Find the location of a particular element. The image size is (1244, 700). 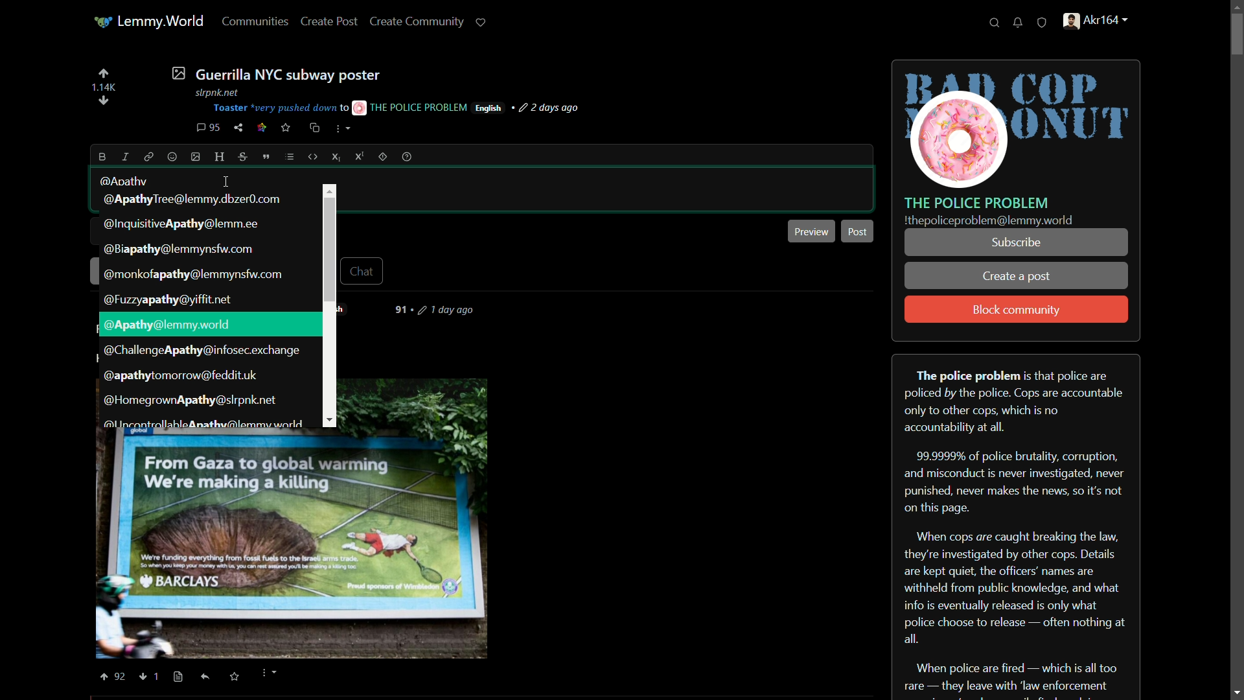

server name is located at coordinates (977, 202).